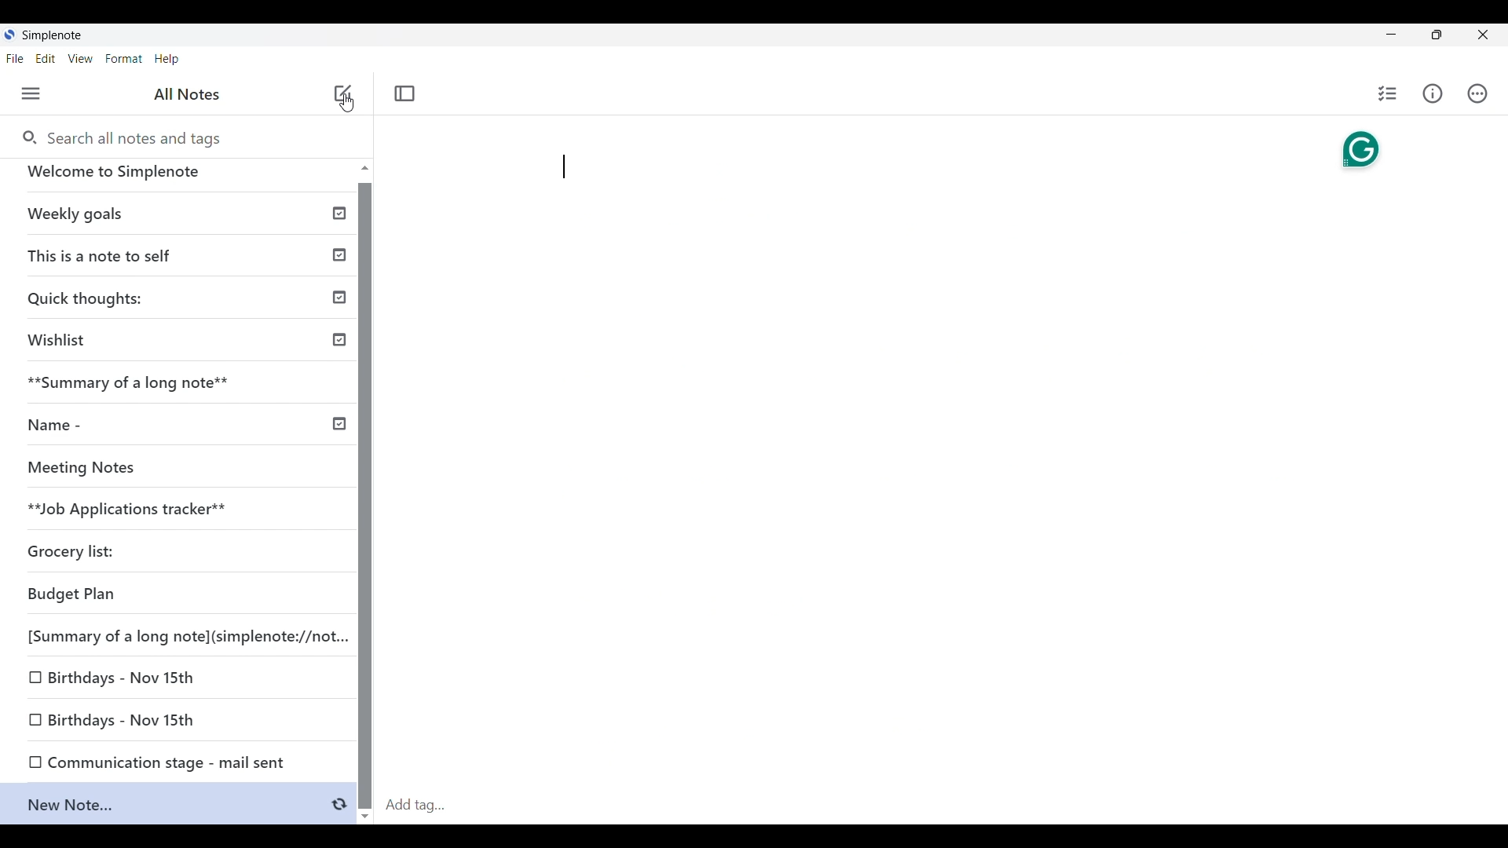 Image resolution: width=1508 pixels, height=848 pixels. Describe the element at coordinates (1477, 93) in the screenshot. I see `Actions` at that location.